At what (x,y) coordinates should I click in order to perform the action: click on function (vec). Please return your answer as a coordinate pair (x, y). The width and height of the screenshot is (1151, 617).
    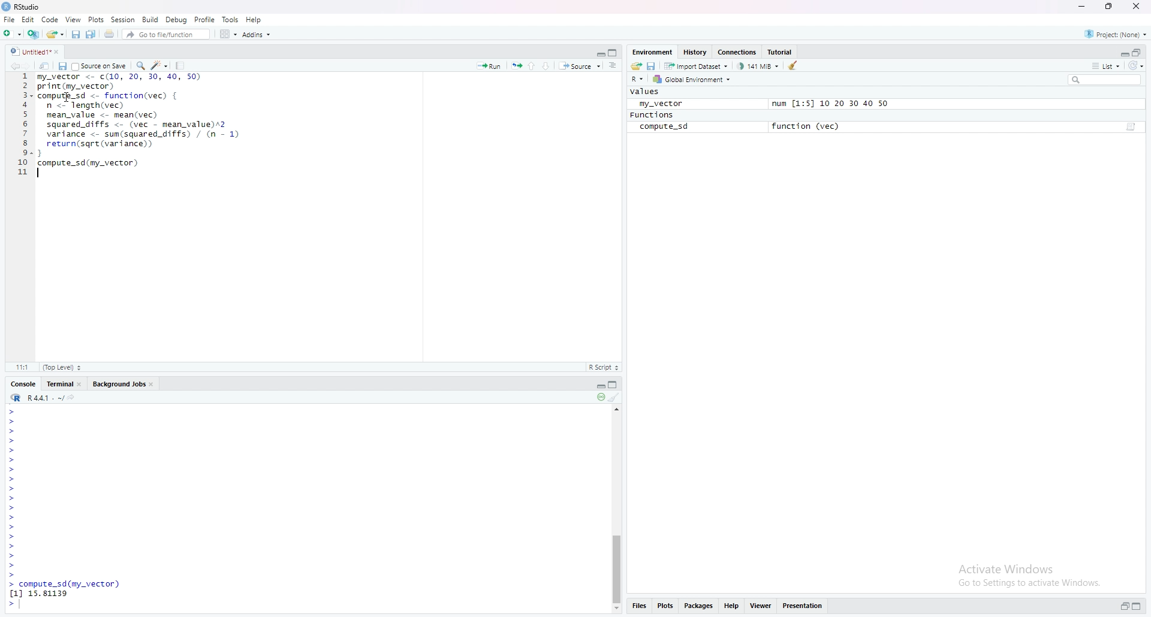
    Looking at the image, I should click on (809, 126).